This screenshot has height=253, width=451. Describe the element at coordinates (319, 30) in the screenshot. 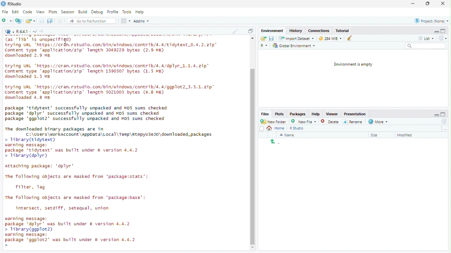

I see `Connections` at that location.